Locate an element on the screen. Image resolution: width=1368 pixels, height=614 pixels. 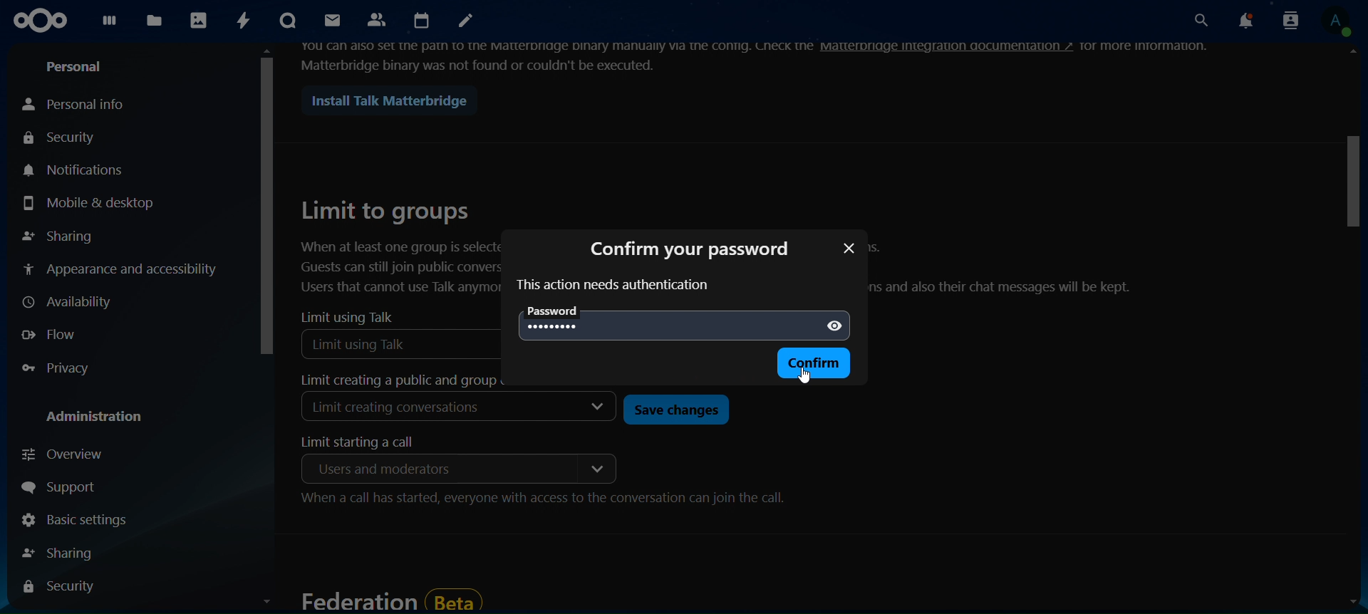
confirm is located at coordinates (817, 364).